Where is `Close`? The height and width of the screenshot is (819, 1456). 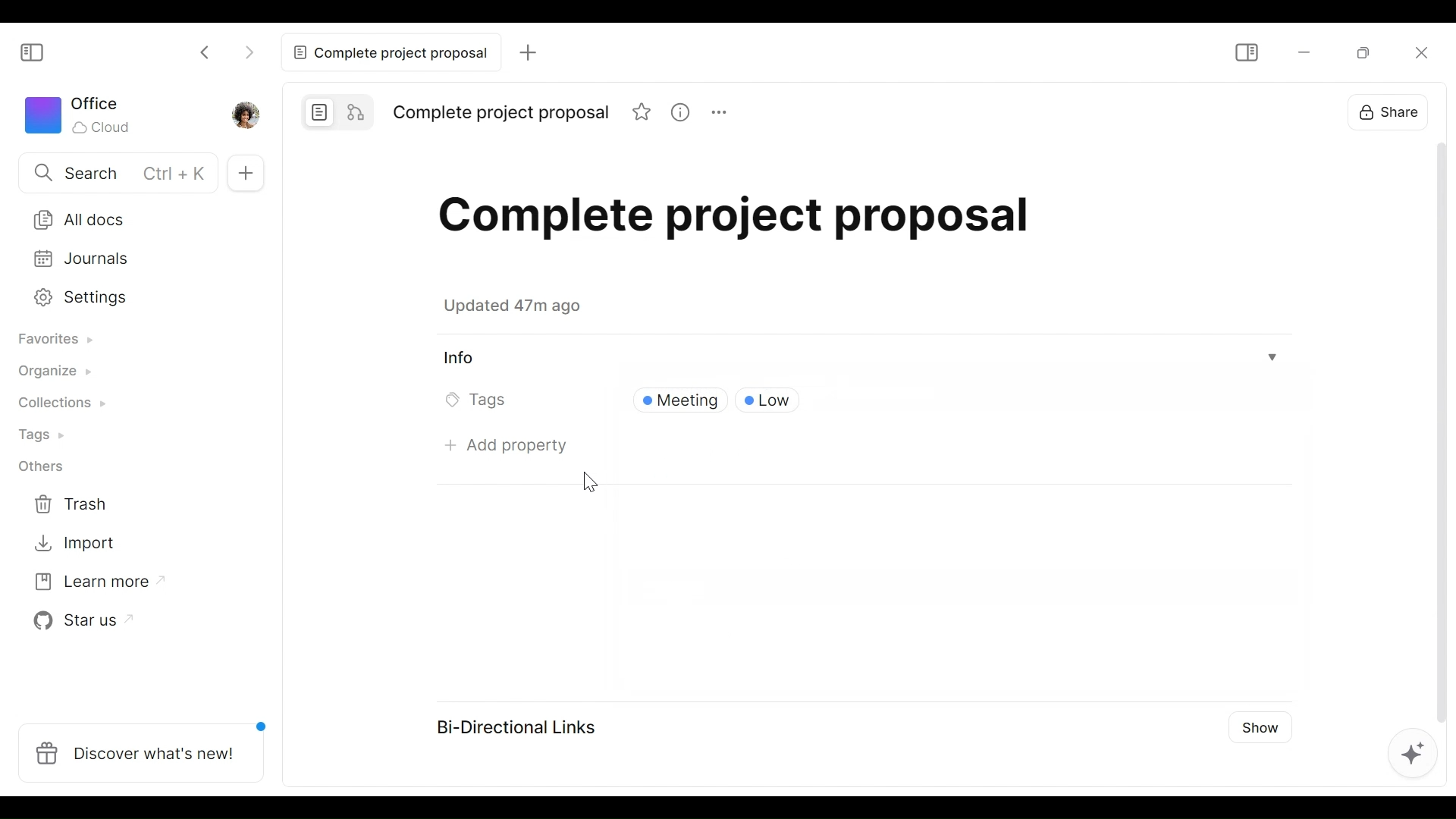
Close is located at coordinates (1418, 52).